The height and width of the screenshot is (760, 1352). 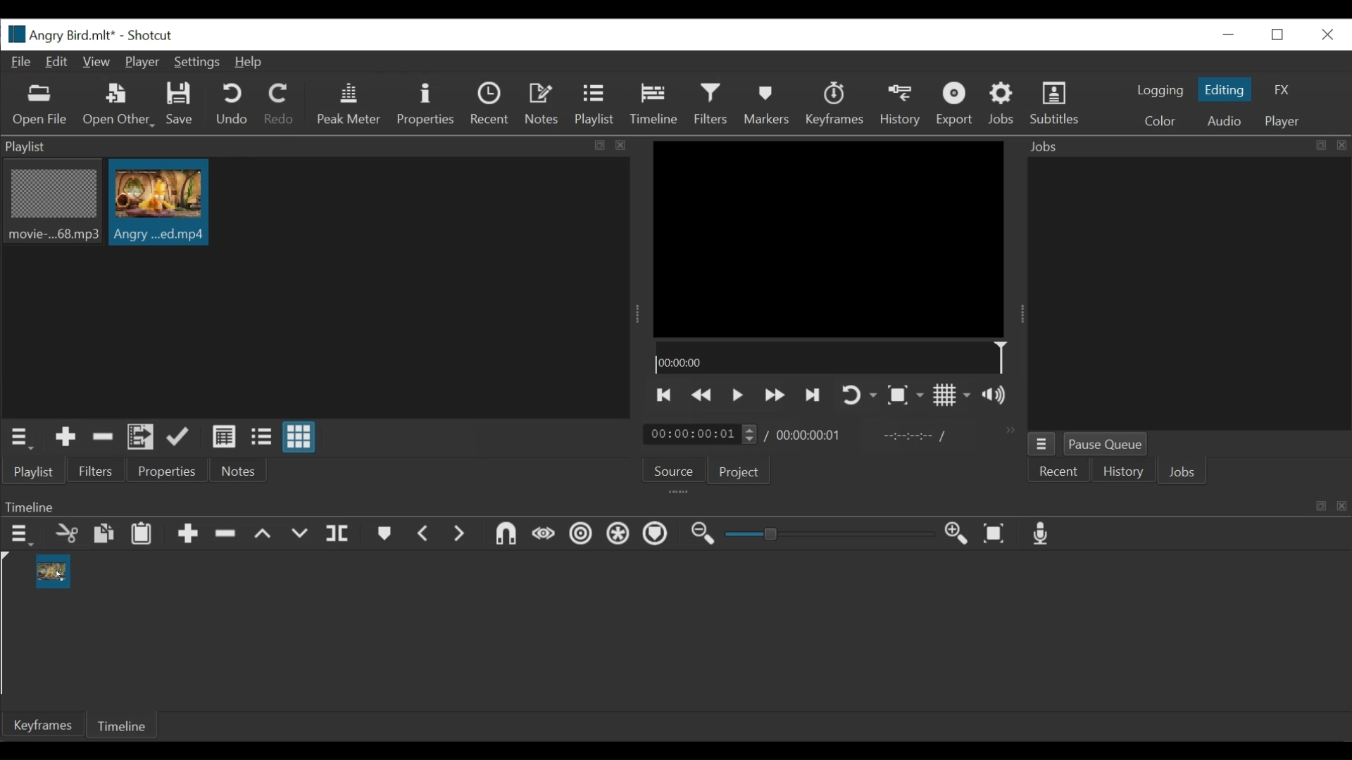 What do you see at coordinates (1003, 104) in the screenshot?
I see `Jobs` at bounding box center [1003, 104].